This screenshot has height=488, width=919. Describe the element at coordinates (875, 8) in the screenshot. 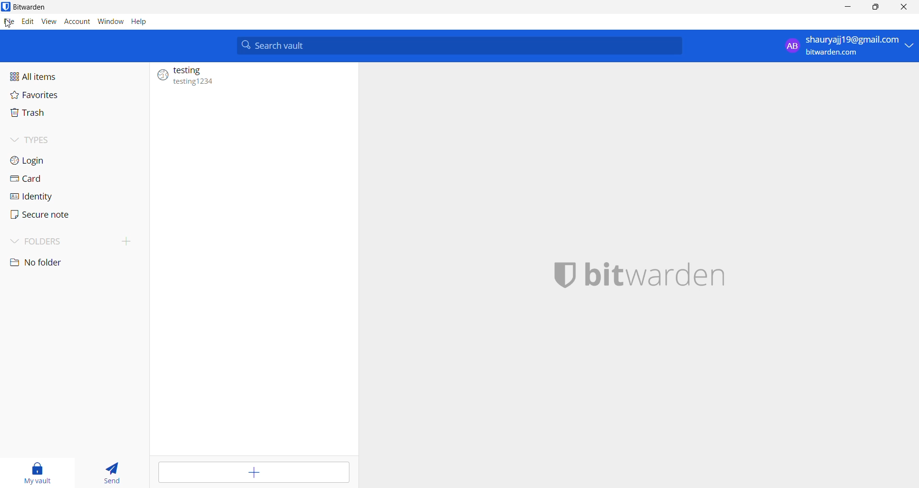

I see `maximize` at that location.